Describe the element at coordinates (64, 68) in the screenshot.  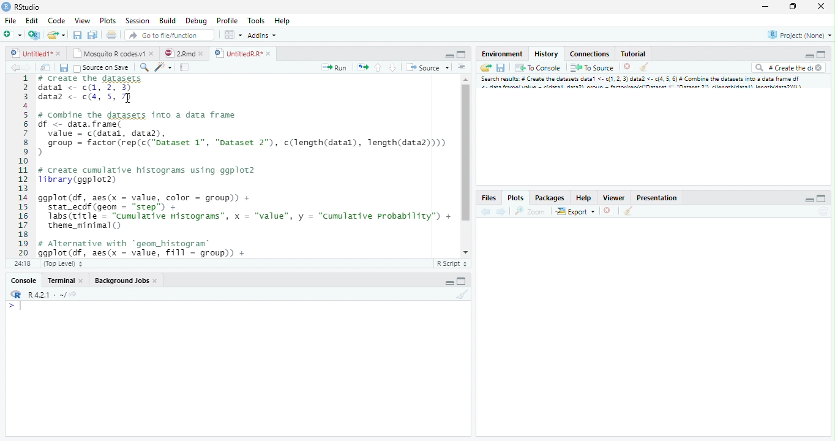
I see `Save` at that location.